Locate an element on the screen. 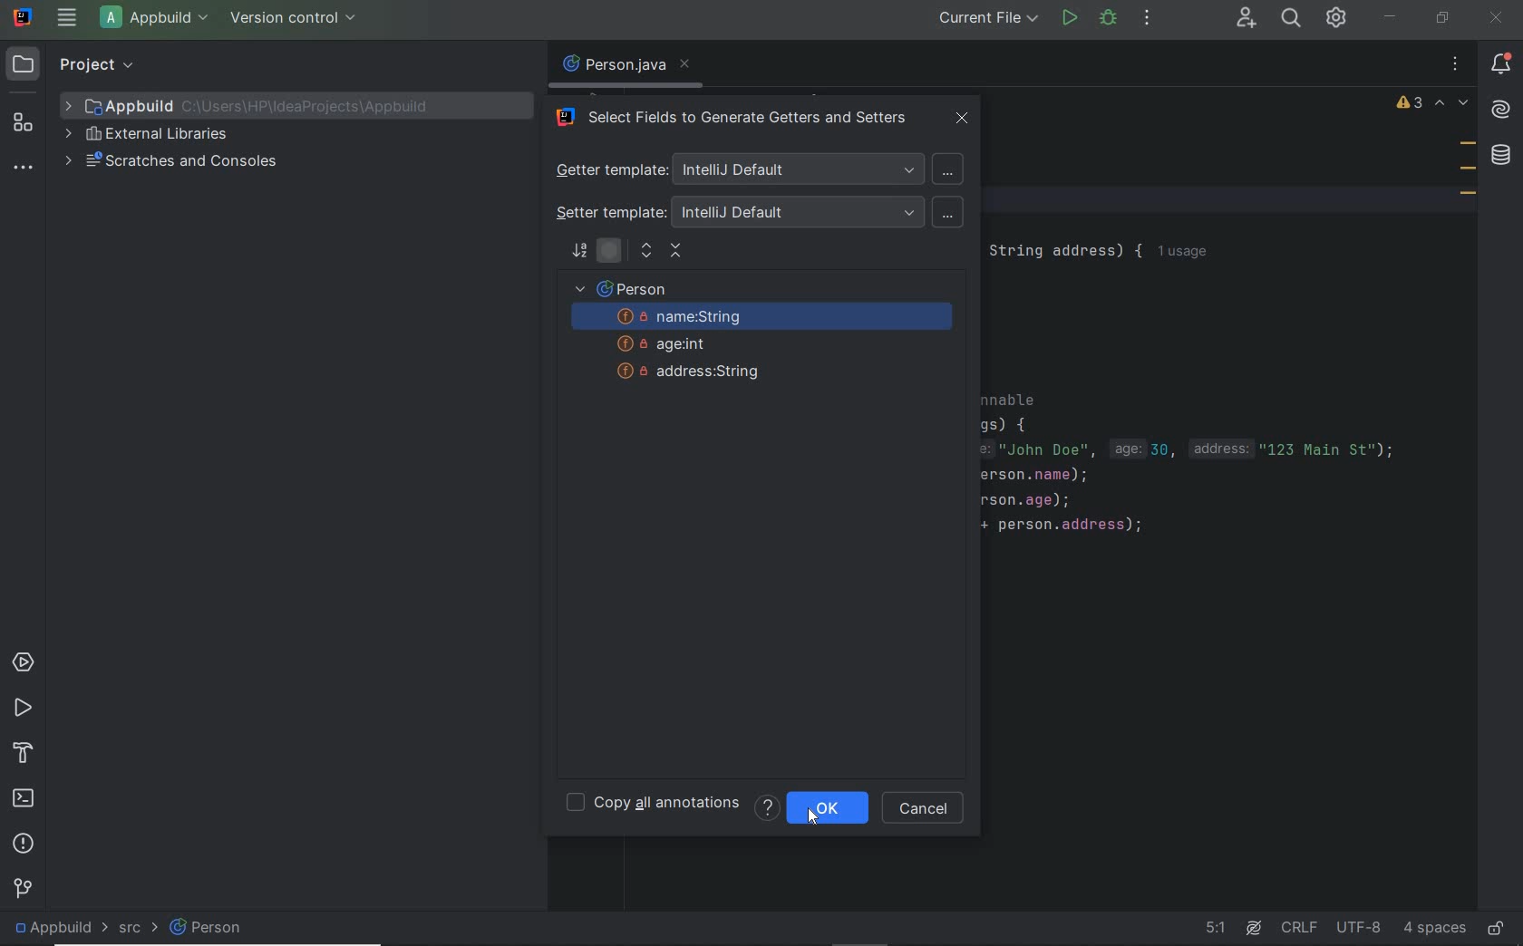 The width and height of the screenshot is (1523, 946). close is located at coordinates (965, 118).